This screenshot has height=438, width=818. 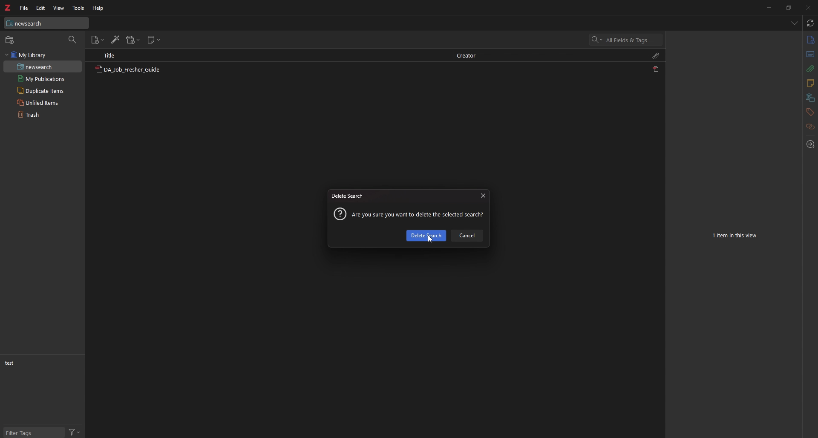 I want to click on Edit, so click(x=40, y=8).